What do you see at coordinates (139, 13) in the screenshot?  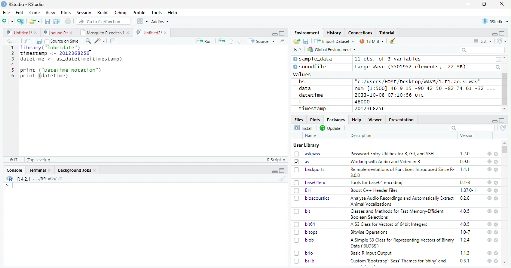 I see `Profile` at bounding box center [139, 13].